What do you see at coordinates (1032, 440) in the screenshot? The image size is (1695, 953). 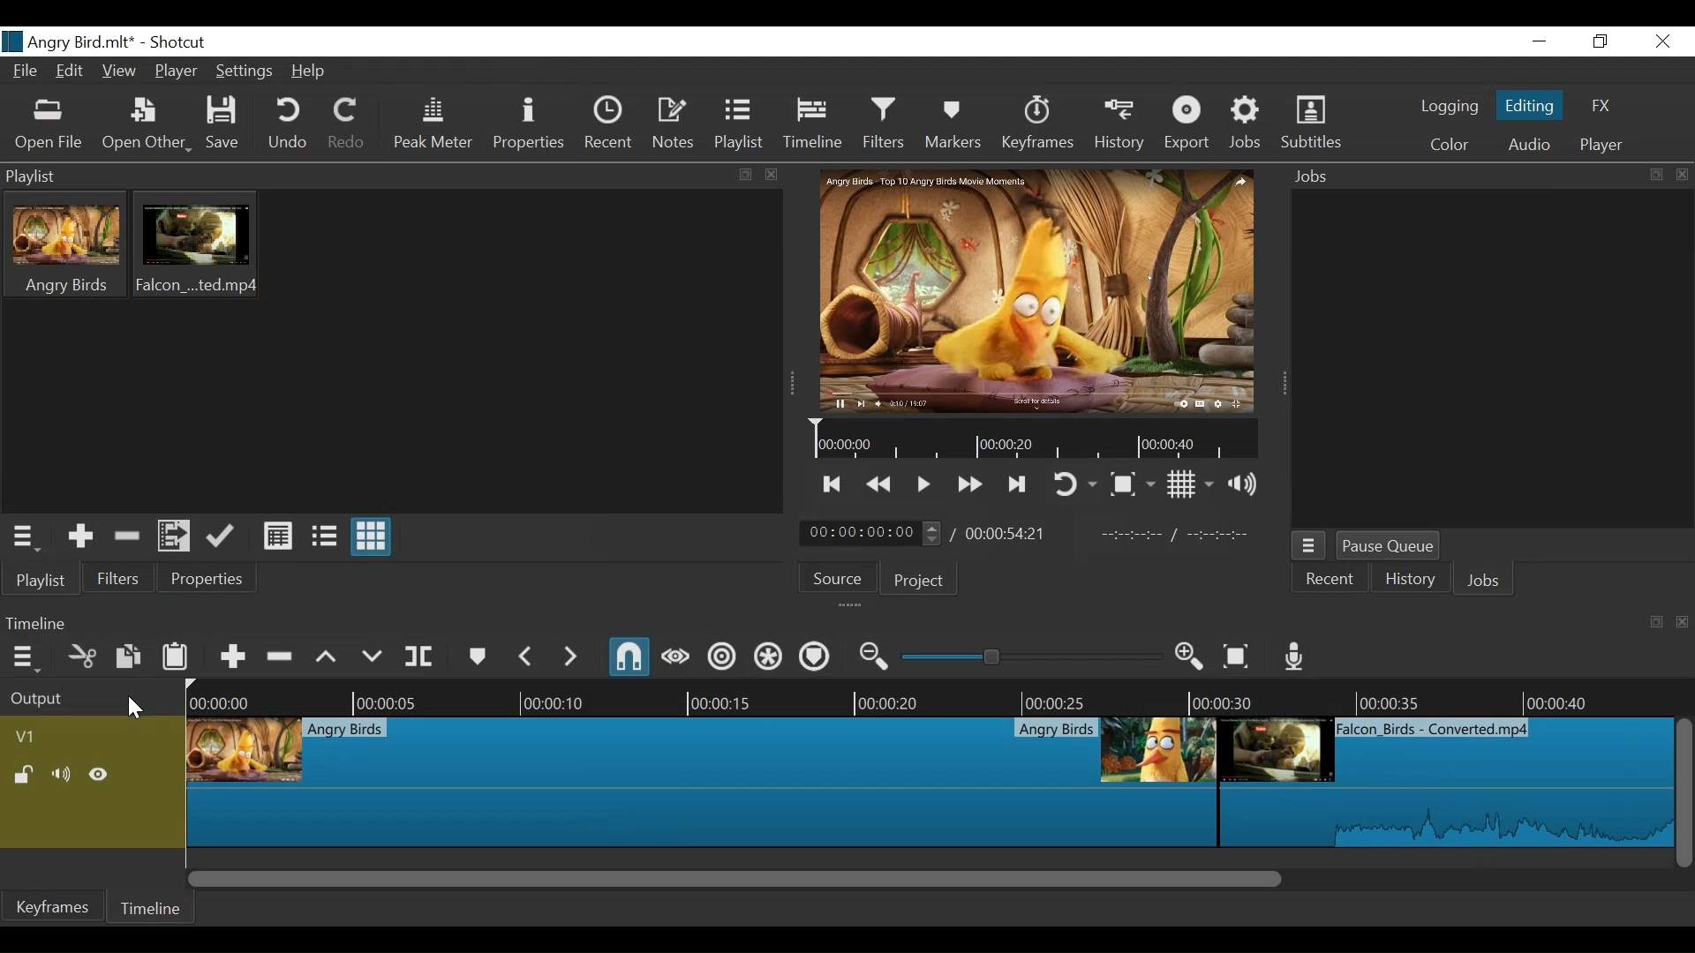 I see `tIMELINE` at bounding box center [1032, 440].